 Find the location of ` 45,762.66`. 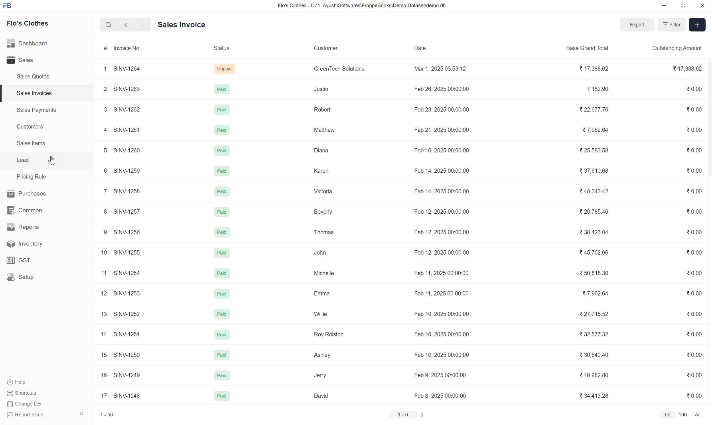

 45,762.66 is located at coordinates (593, 253).